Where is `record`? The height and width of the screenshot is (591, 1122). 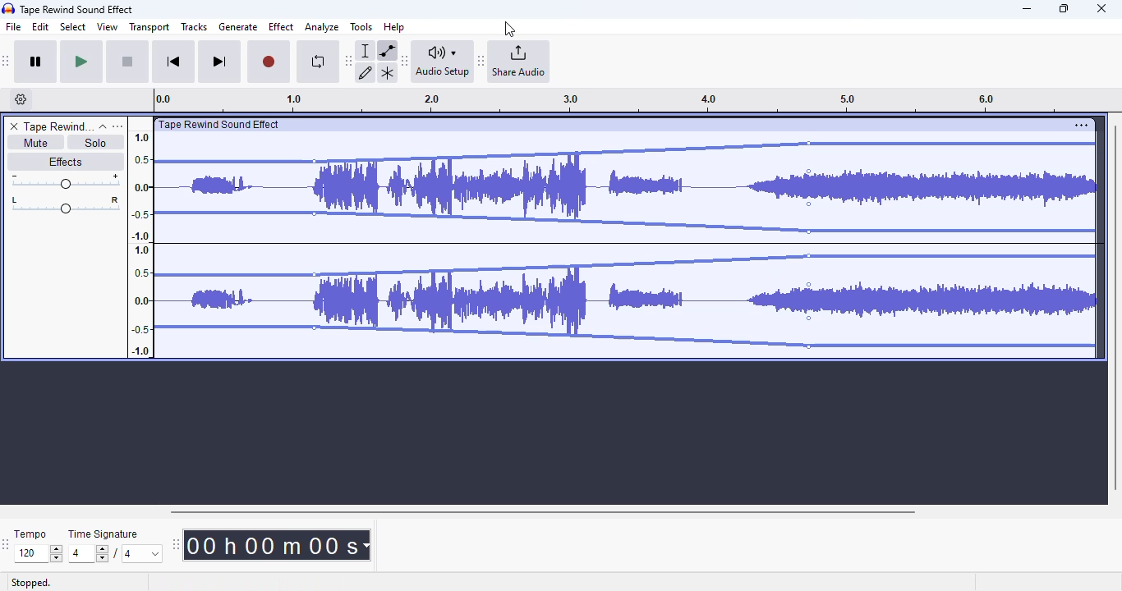 record is located at coordinates (269, 62).